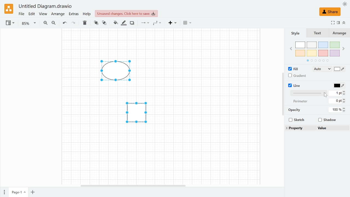 This screenshot has height=197, width=350. What do you see at coordinates (87, 15) in the screenshot?
I see `Help` at bounding box center [87, 15].